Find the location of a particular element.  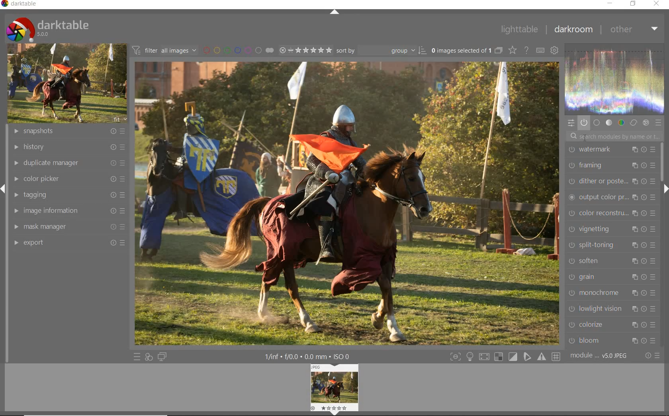

display a second darkroom image widow is located at coordinates (162, 356).